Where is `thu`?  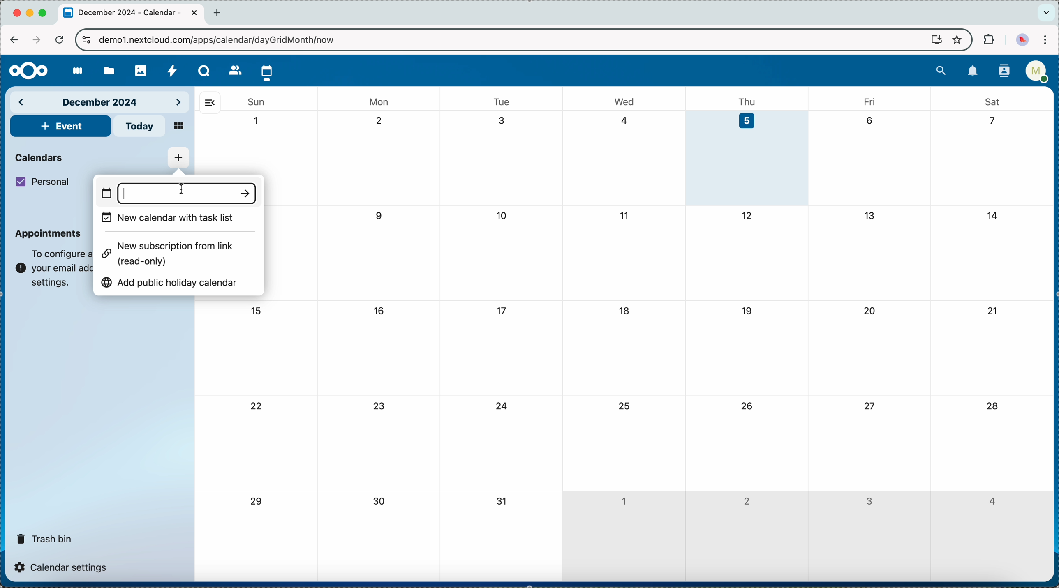
thu is located at coordinates (751, 101).